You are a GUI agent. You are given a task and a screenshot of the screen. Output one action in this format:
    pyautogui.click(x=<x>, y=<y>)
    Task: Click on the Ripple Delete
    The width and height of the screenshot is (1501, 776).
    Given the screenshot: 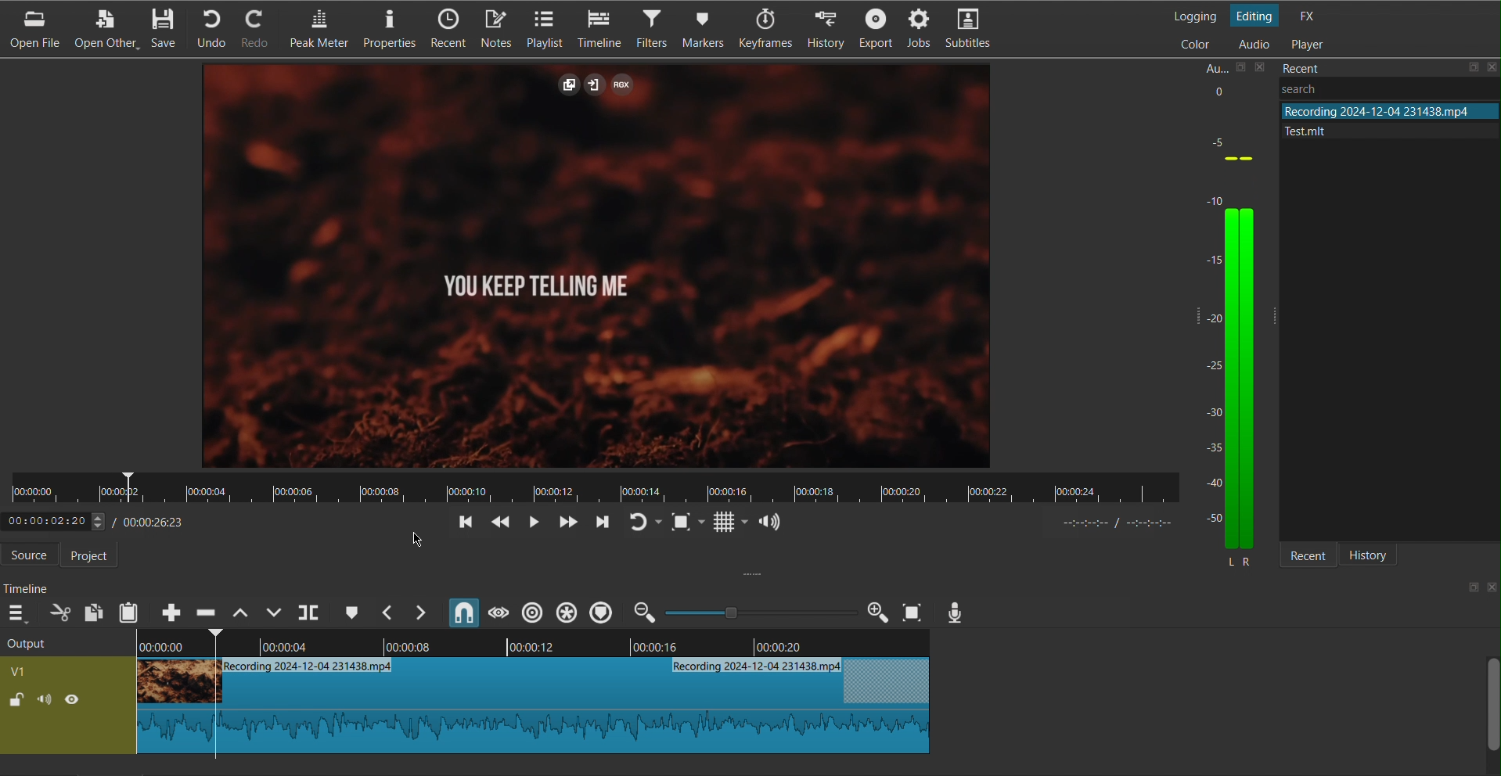 What is the action you would take?
    pyautogui.click(x=206, y=609)
    